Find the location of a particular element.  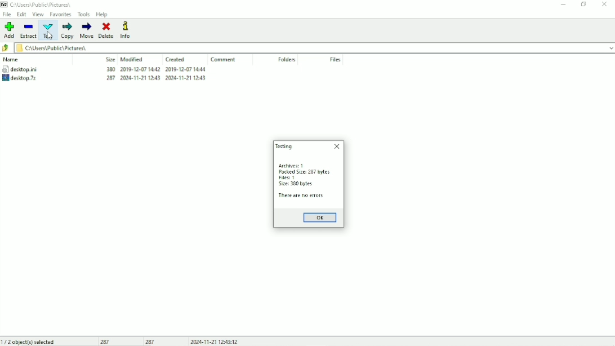

Packed Size is located at coordinates (292, 172).